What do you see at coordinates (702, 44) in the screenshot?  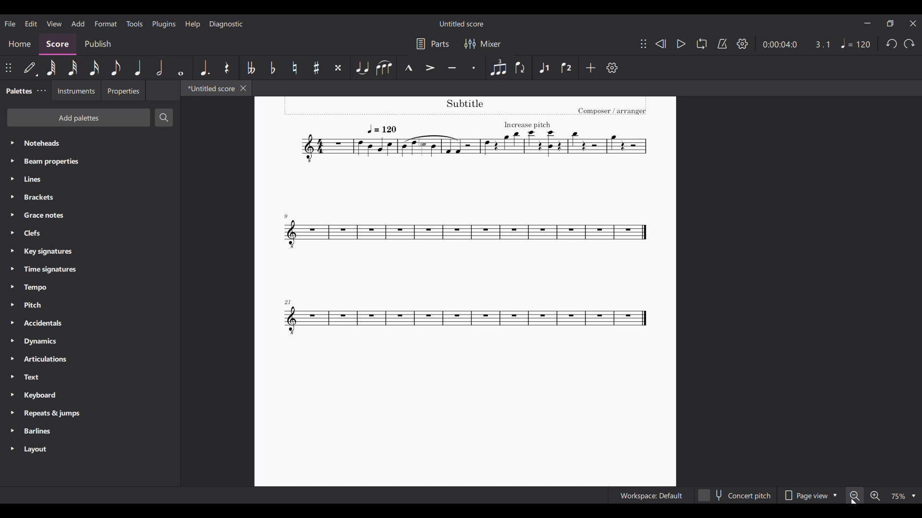 I see `Loop playback` at bounding box center [702, 44].